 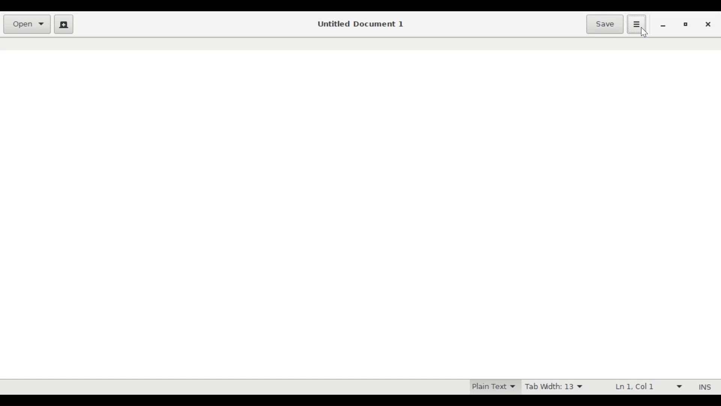 What do you see at coordinates (28, 24) in the screenshot?
I see `Open` at bounding box center [28, 24].